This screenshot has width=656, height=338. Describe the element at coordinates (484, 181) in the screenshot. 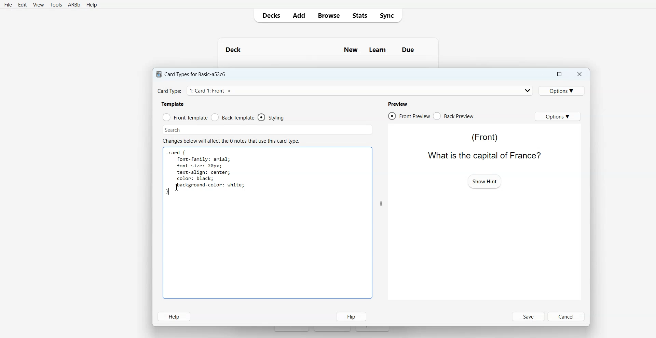

I see `Show Hint` at that location.